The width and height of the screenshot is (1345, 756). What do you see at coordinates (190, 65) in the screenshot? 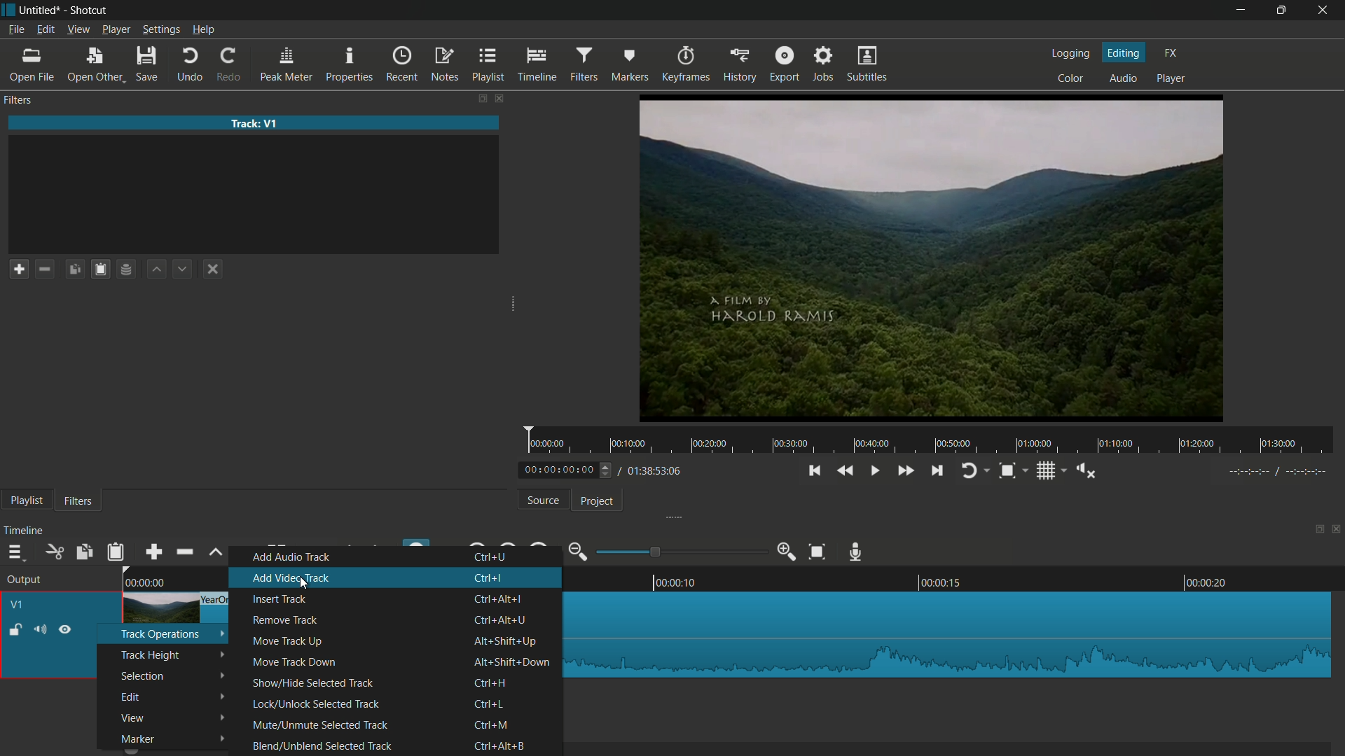
I see `undo` at bounding box center [190, 65].